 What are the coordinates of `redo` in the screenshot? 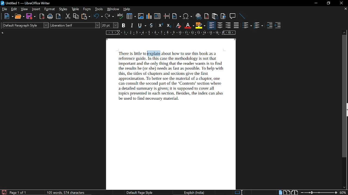 It's located at (109, 17).